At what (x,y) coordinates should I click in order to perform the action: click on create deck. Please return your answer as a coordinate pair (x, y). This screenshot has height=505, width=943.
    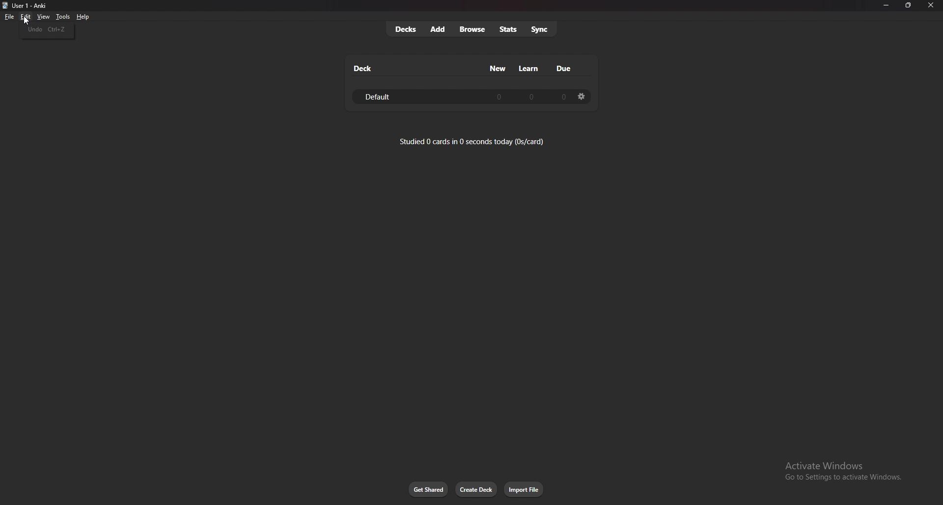
    Looking at the image, I should click on (477, 490).